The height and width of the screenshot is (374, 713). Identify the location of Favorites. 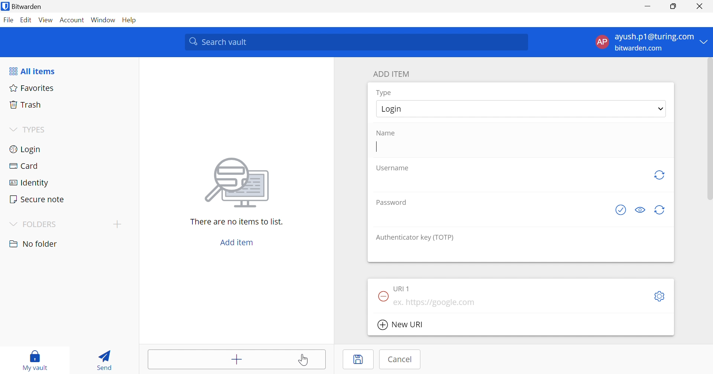
(33, 88).